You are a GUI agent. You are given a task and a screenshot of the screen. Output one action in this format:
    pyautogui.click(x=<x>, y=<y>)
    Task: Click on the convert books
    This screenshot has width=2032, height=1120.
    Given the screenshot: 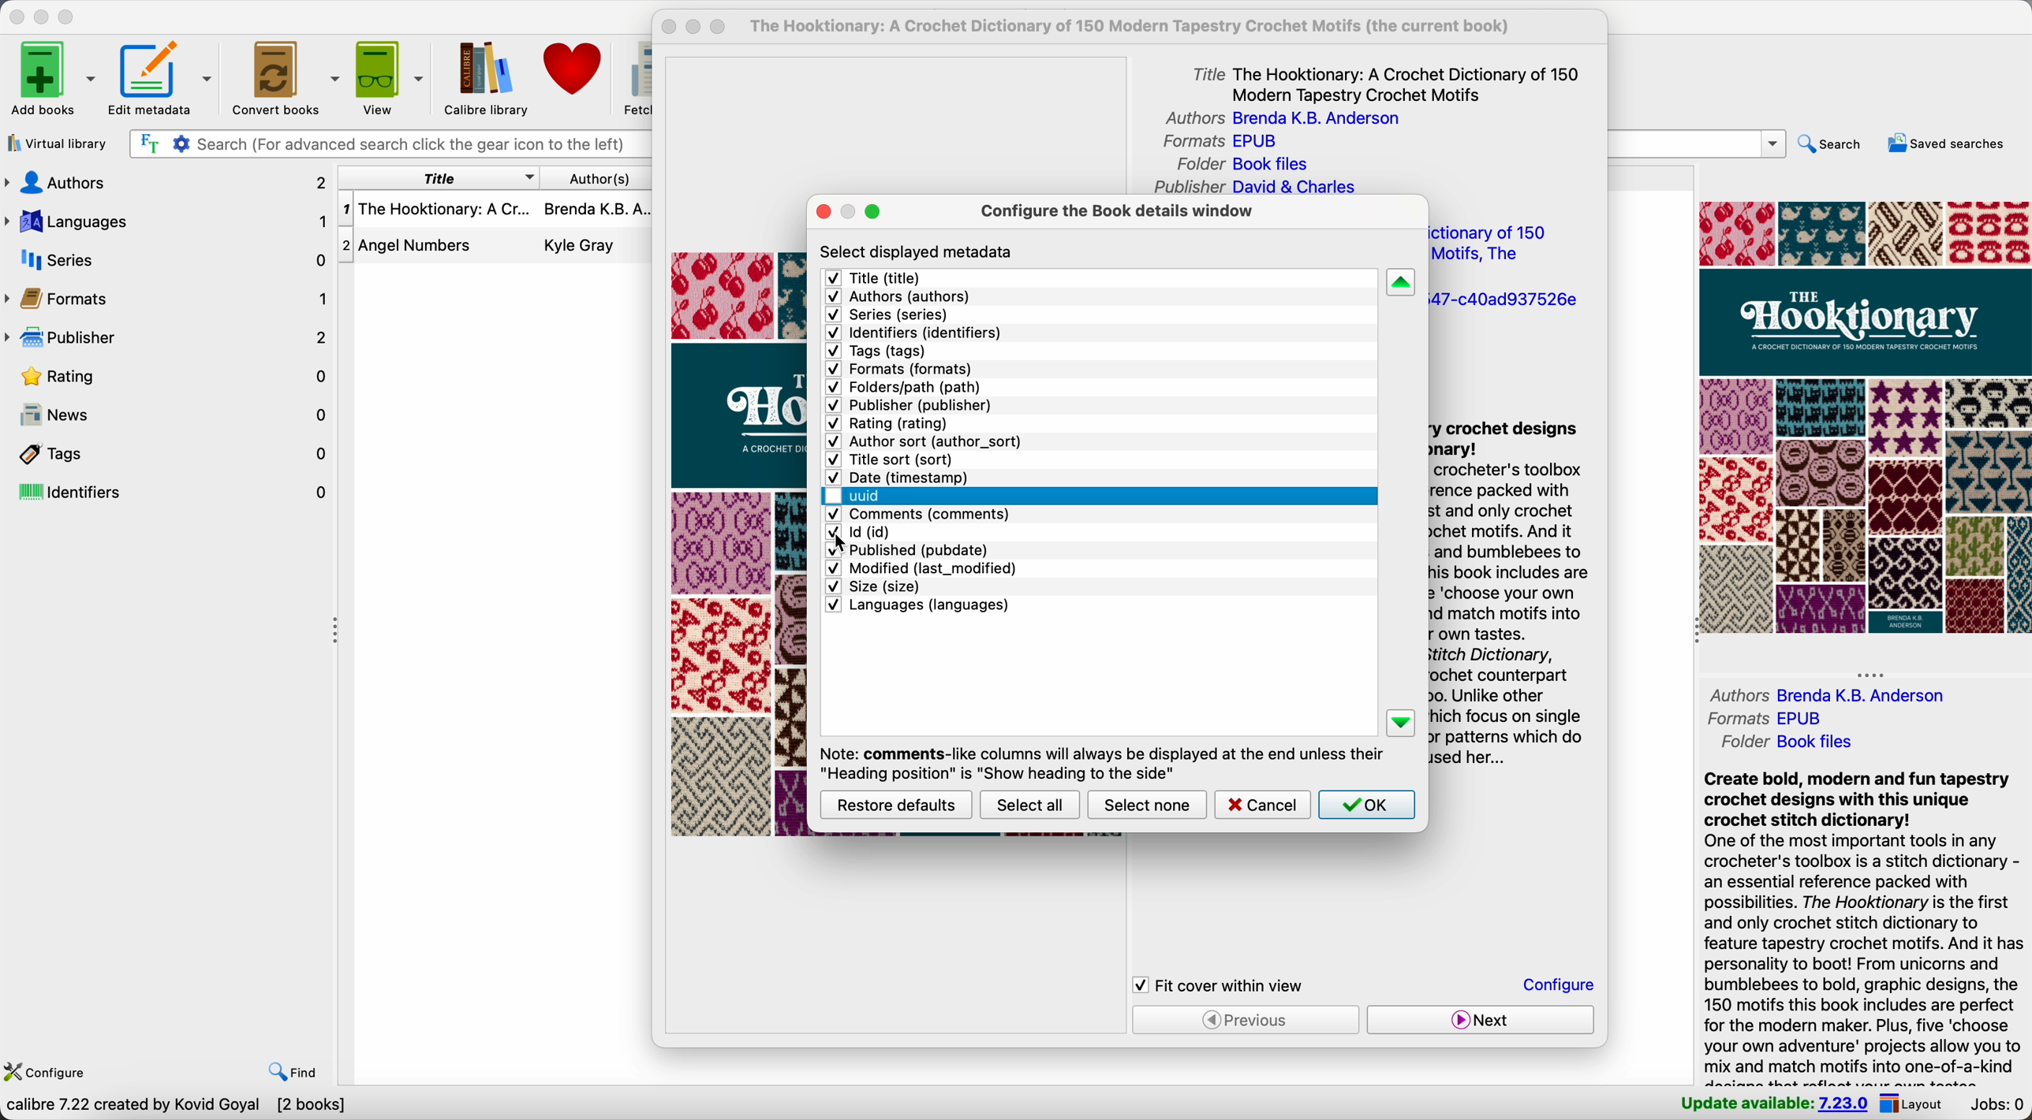 What is the action you would take?
    pyautogui.click(x=282, y=76)
    